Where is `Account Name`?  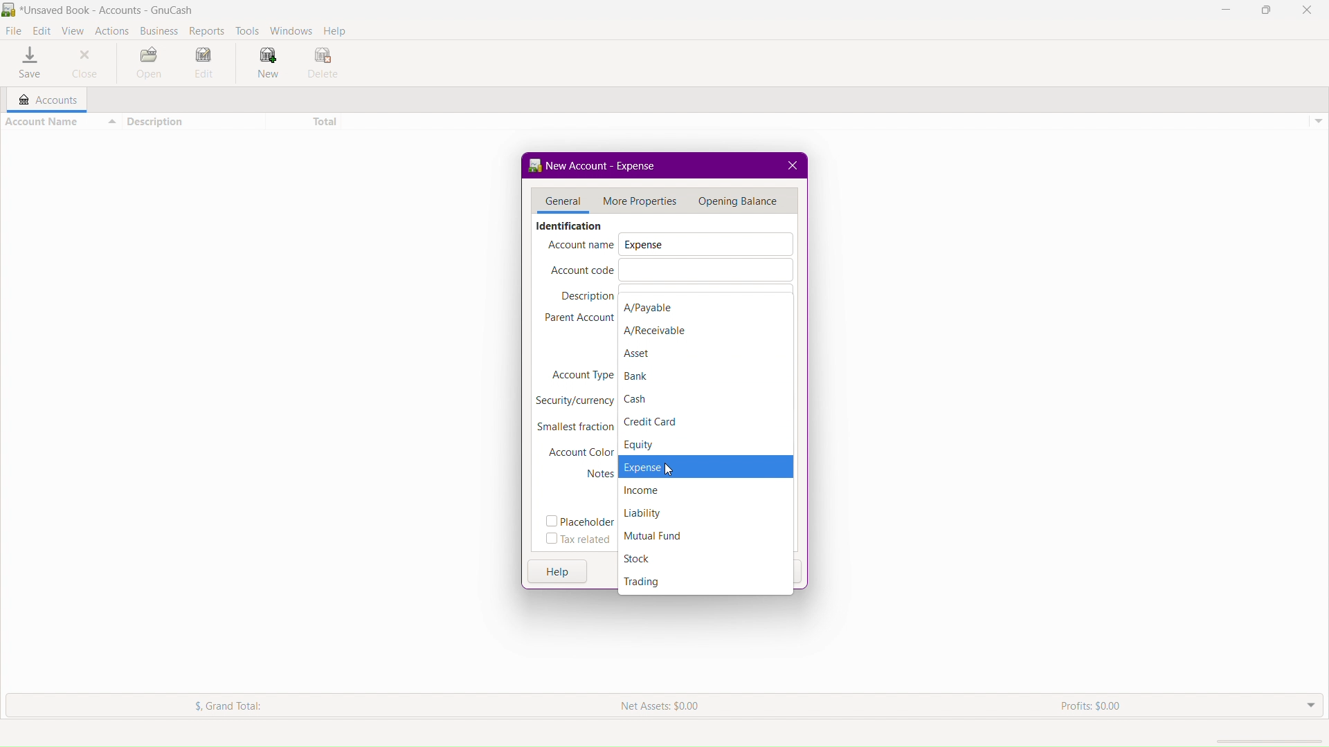 Account Name is located at coordinates (667, 246).